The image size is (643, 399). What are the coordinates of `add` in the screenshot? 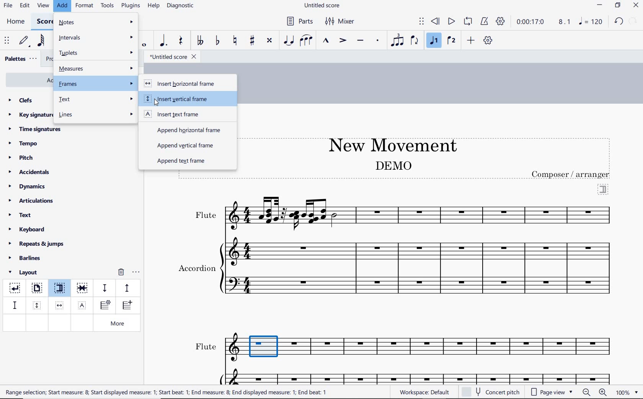 It's located at (472, 40).